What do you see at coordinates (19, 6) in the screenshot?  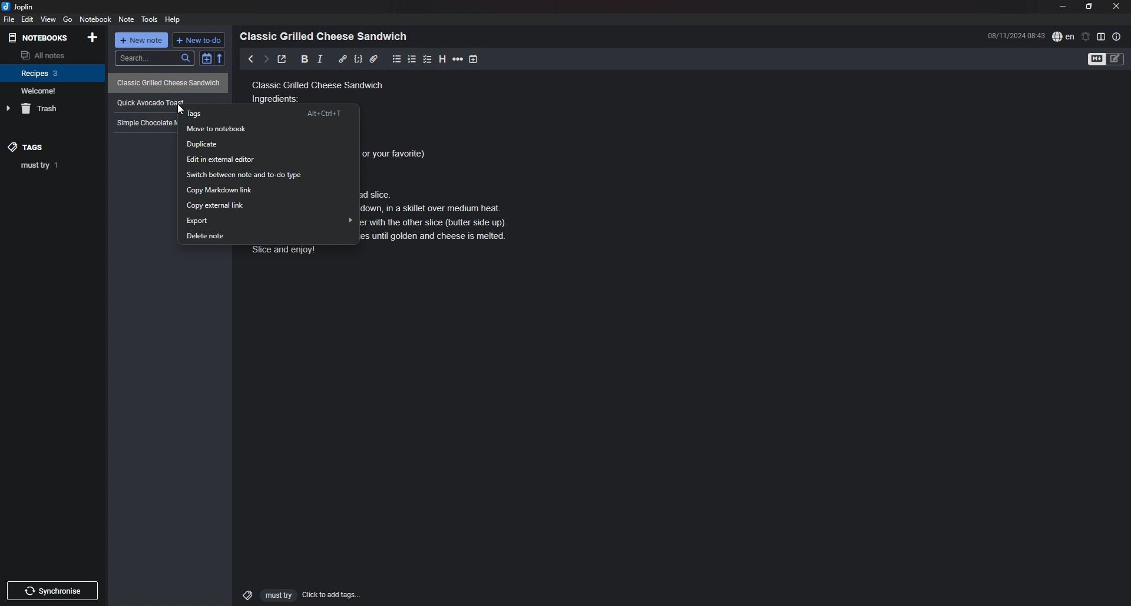 I see `joplin` at bounding box center [19, 6].